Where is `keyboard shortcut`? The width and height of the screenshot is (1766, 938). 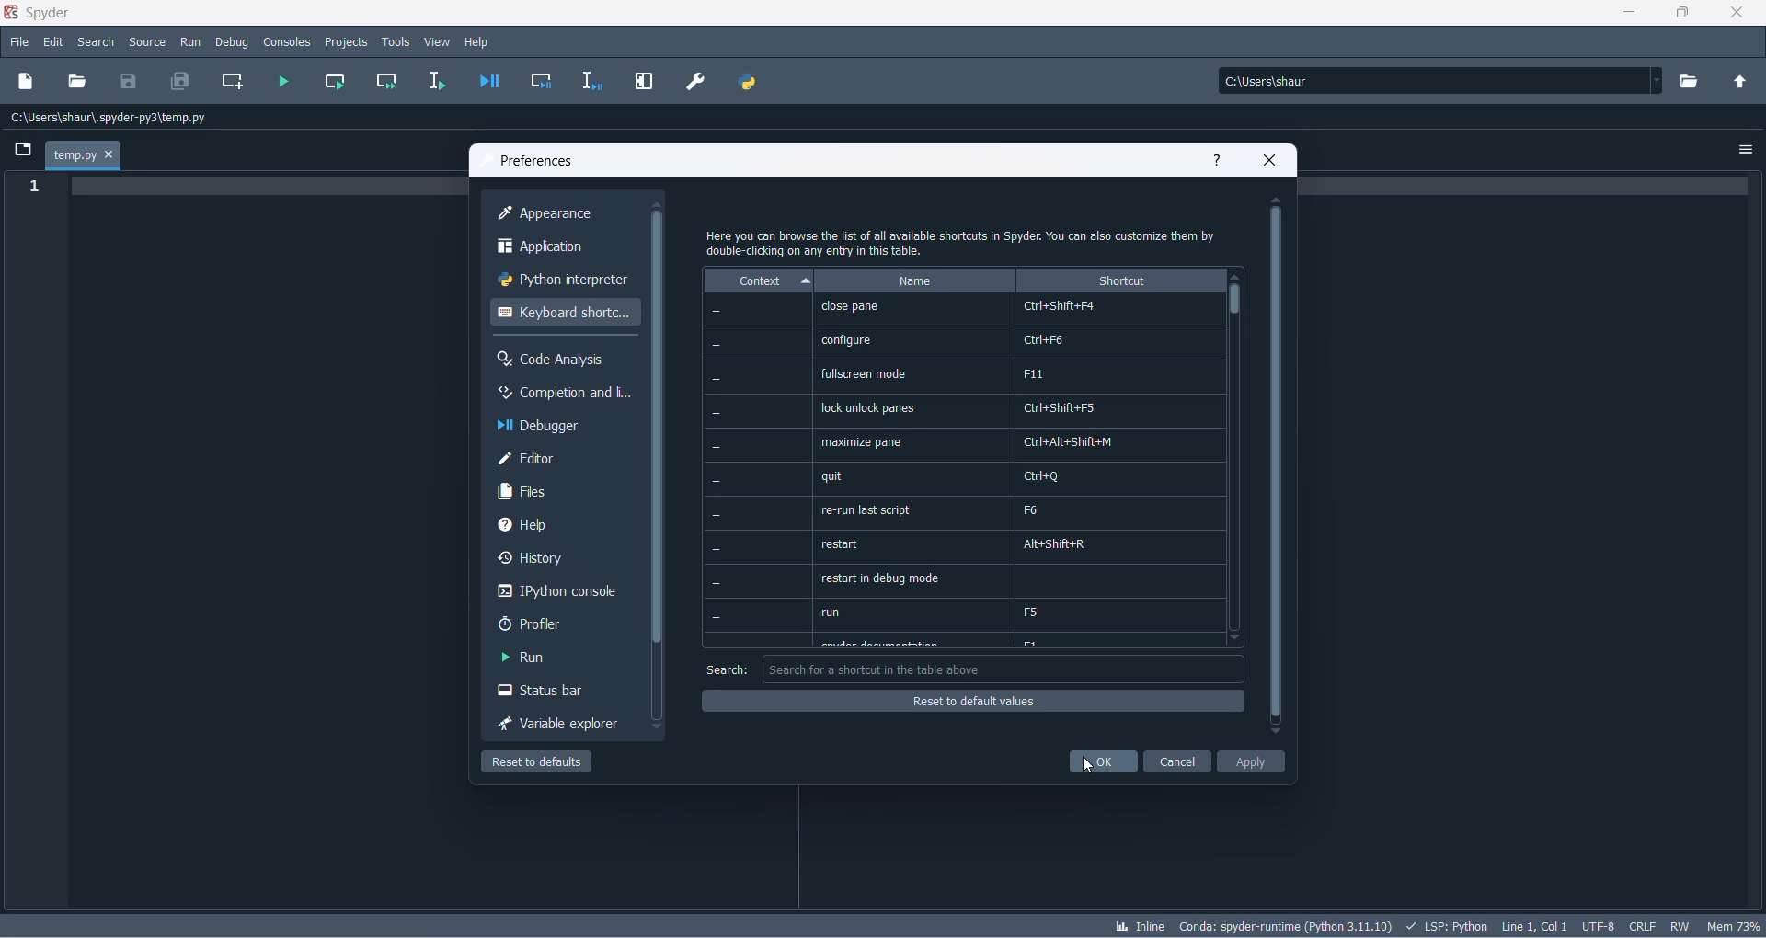 keyboard shortcut is located at coordinates (568, 314).